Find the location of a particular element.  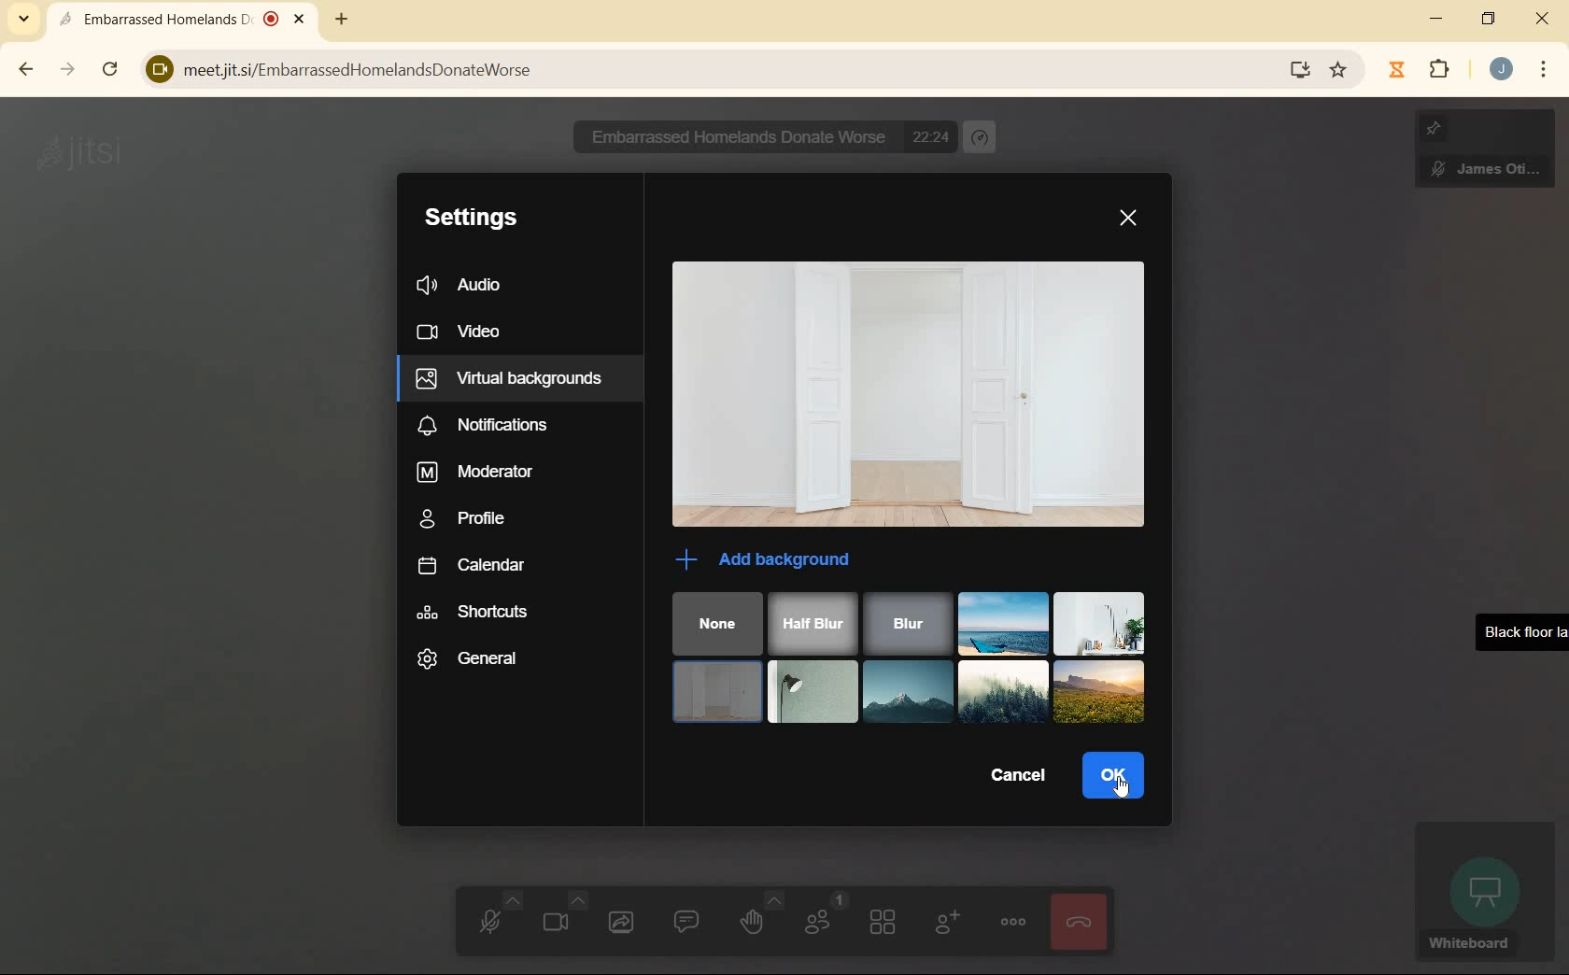

beach is located at coordinates (1003, 623).